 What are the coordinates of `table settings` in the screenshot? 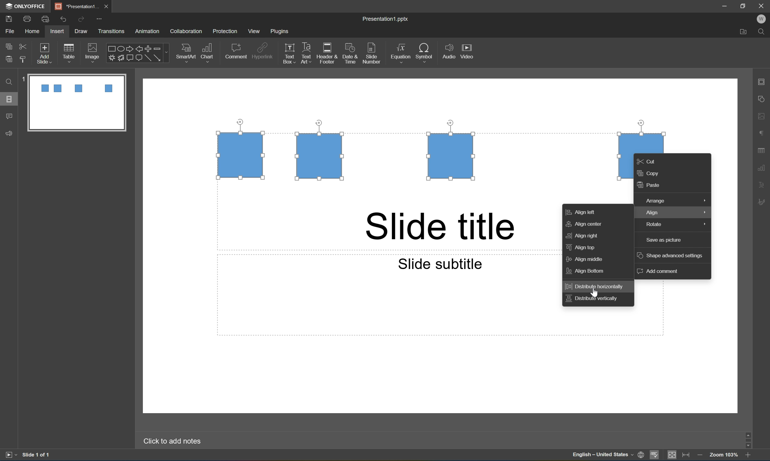 It's located at (762, 149).